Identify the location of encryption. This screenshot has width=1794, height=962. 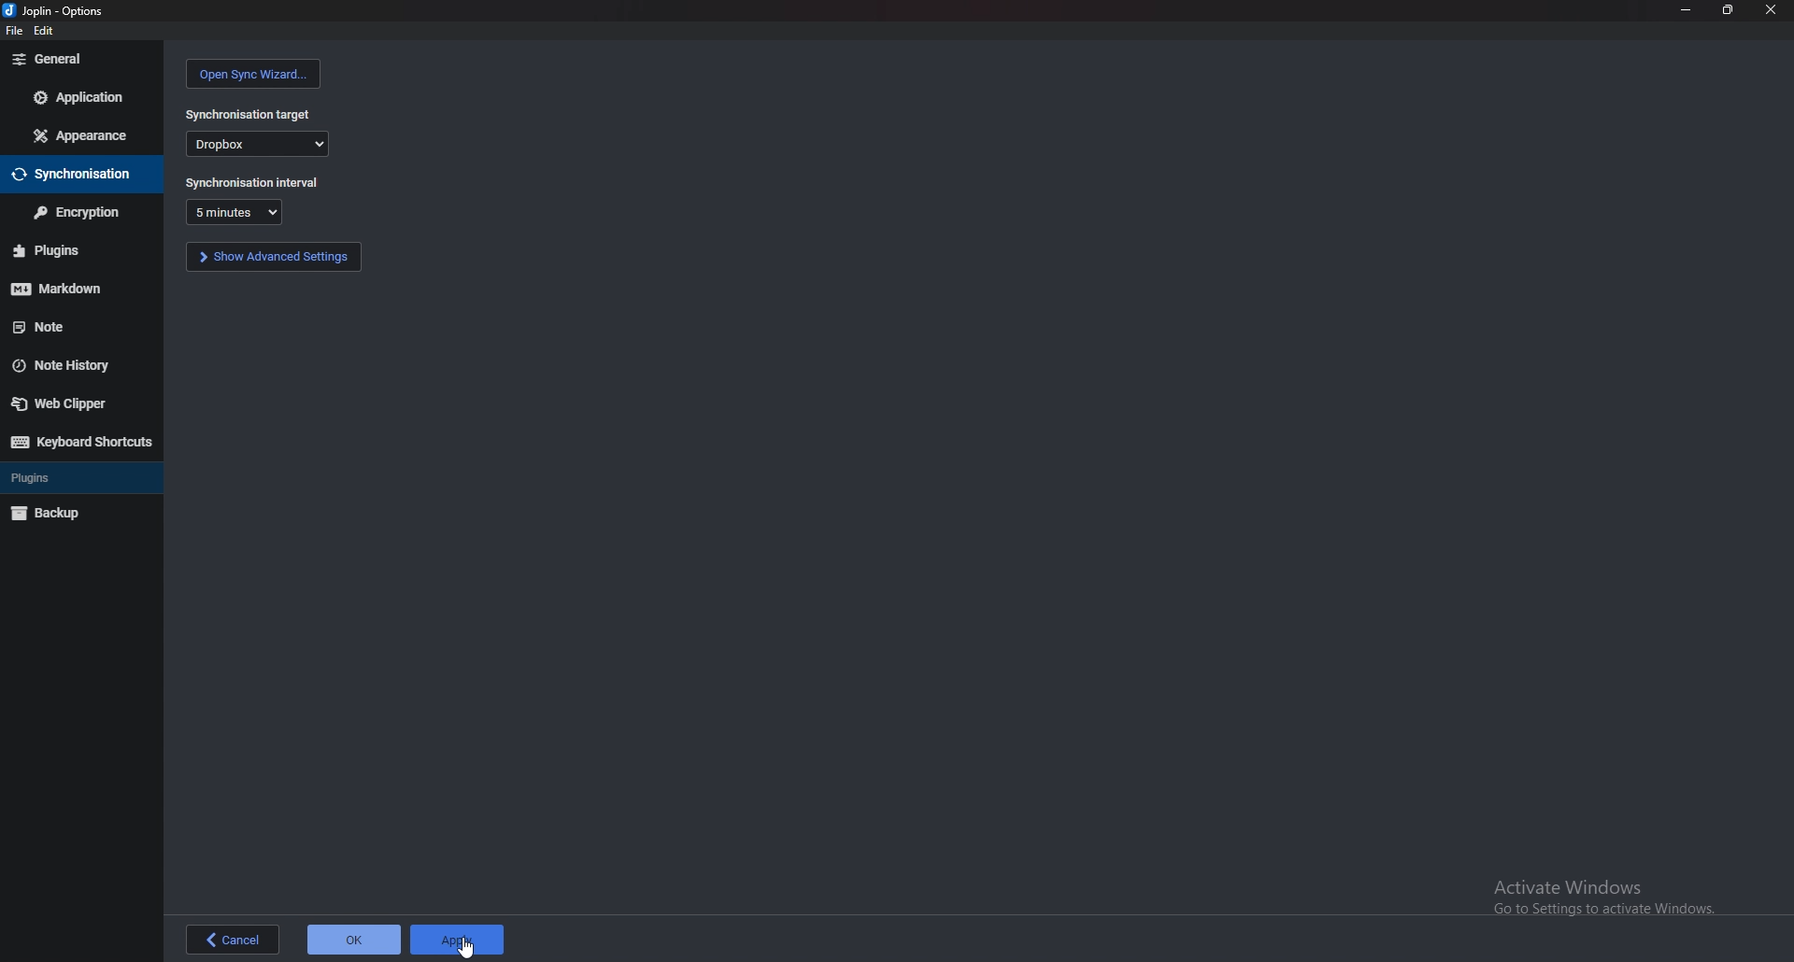
(81, 212).